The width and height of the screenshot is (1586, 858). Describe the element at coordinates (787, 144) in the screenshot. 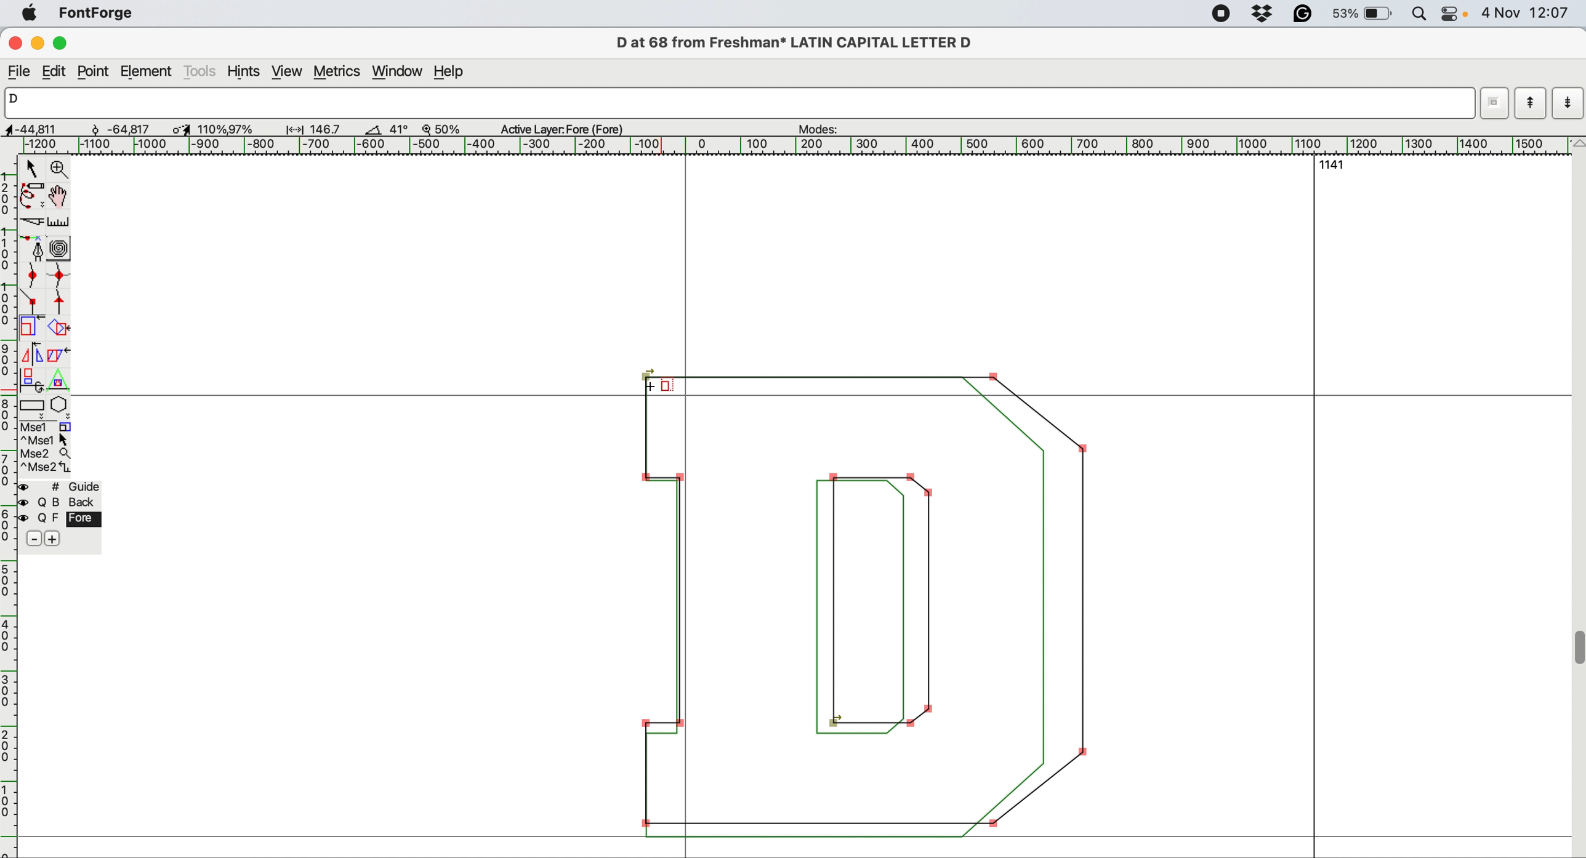

I see `[1200 [1100 [1000 |-900 |-800 [-700 |-600 |-500 [|-400 [-300 |-200 |-100 | O  |100 |200 [300 [400 [500 |600 [700 |800 |900 [1000 [1100 [1200 [1300 [1400 [1500` at that location.